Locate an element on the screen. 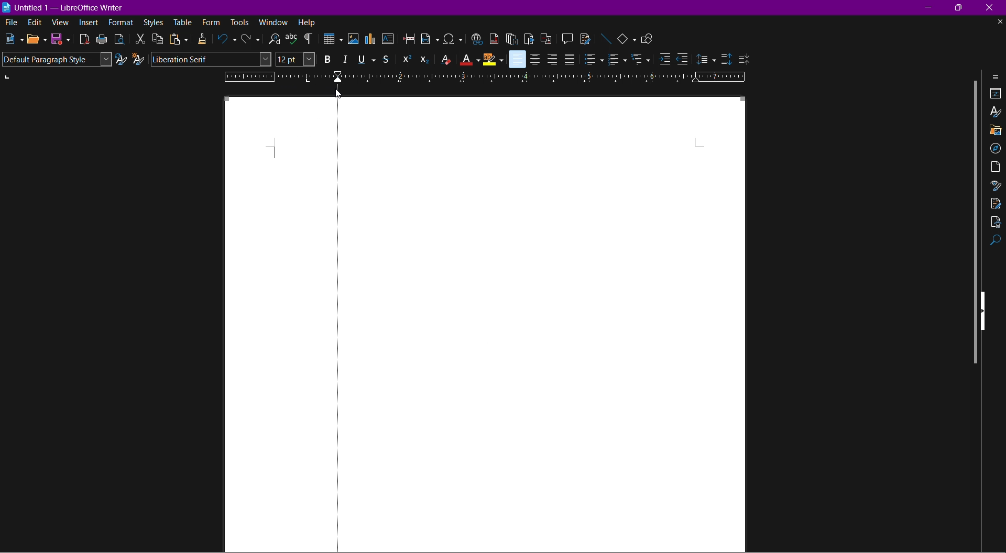 The width and height of the screenshot is (1006, 553). Show Draw functions is located at coordinates (650, 38).